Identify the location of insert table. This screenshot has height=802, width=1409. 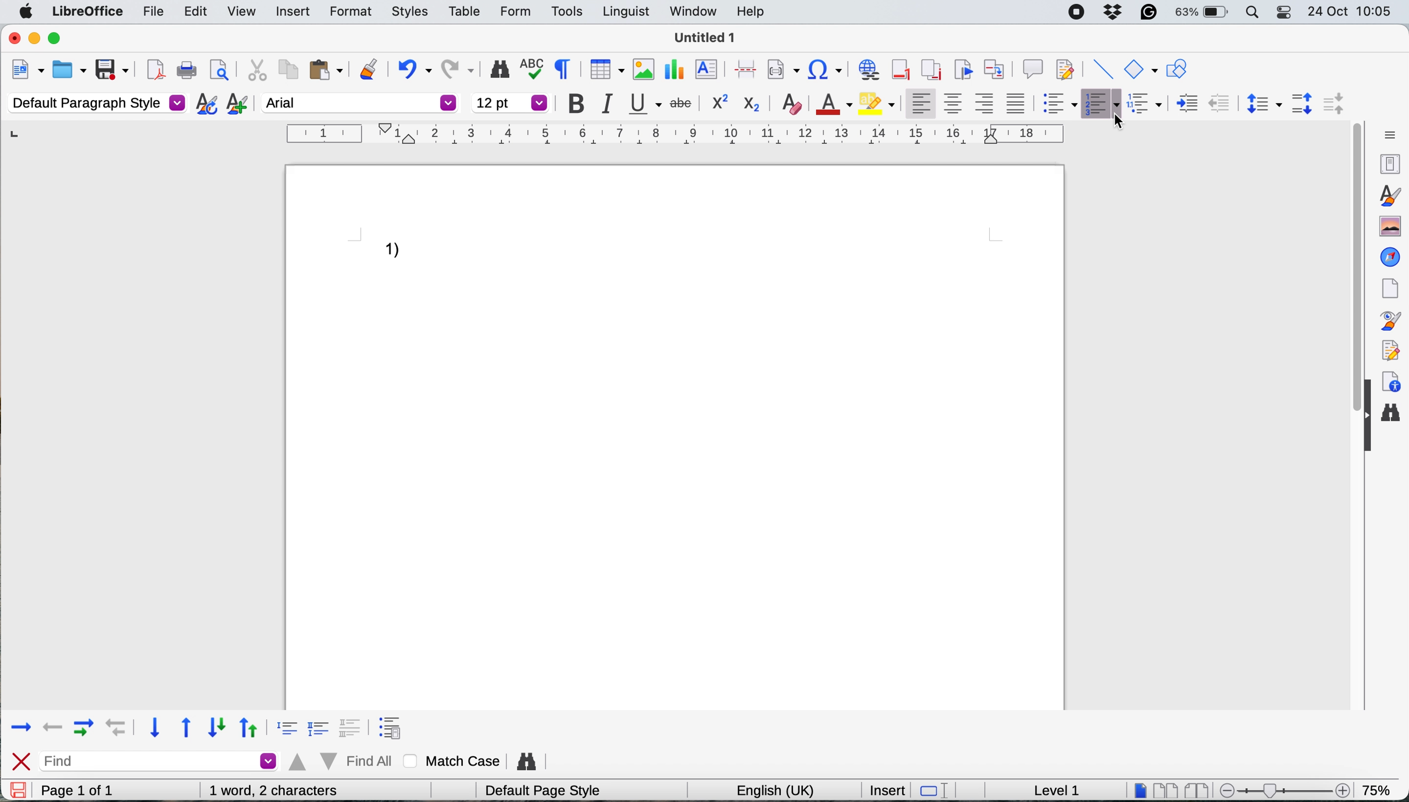
(605, 71).